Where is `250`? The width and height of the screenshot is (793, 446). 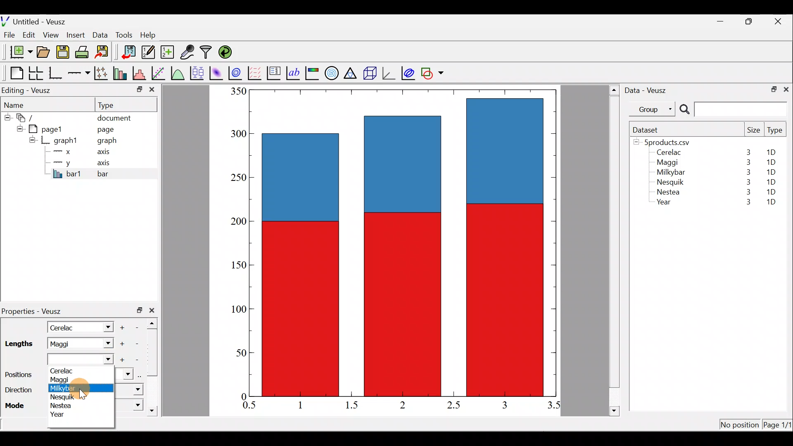
250 is located at coordinates (236, 177).